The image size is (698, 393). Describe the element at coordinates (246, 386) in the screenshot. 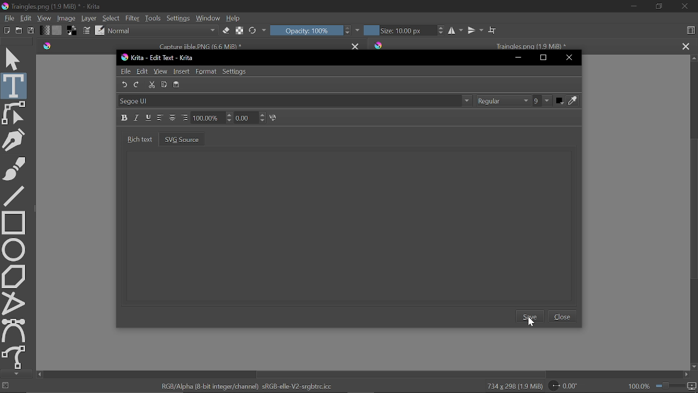

I see `RGB/Alpha (8-bit integer/channel) sRGB-elle-V2-srgbtrc.icc` at that location.